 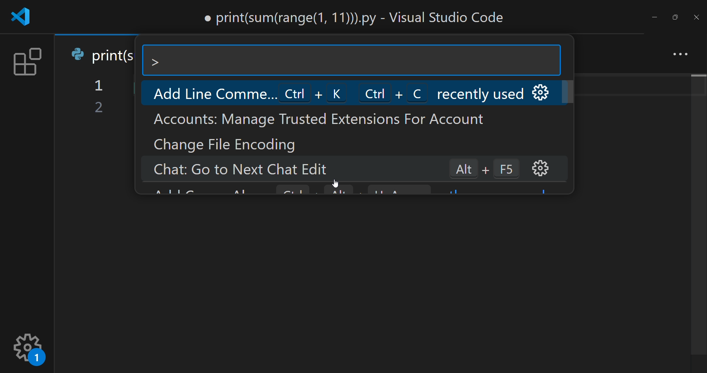 I want to click on setting, so click(x=30, y=348).